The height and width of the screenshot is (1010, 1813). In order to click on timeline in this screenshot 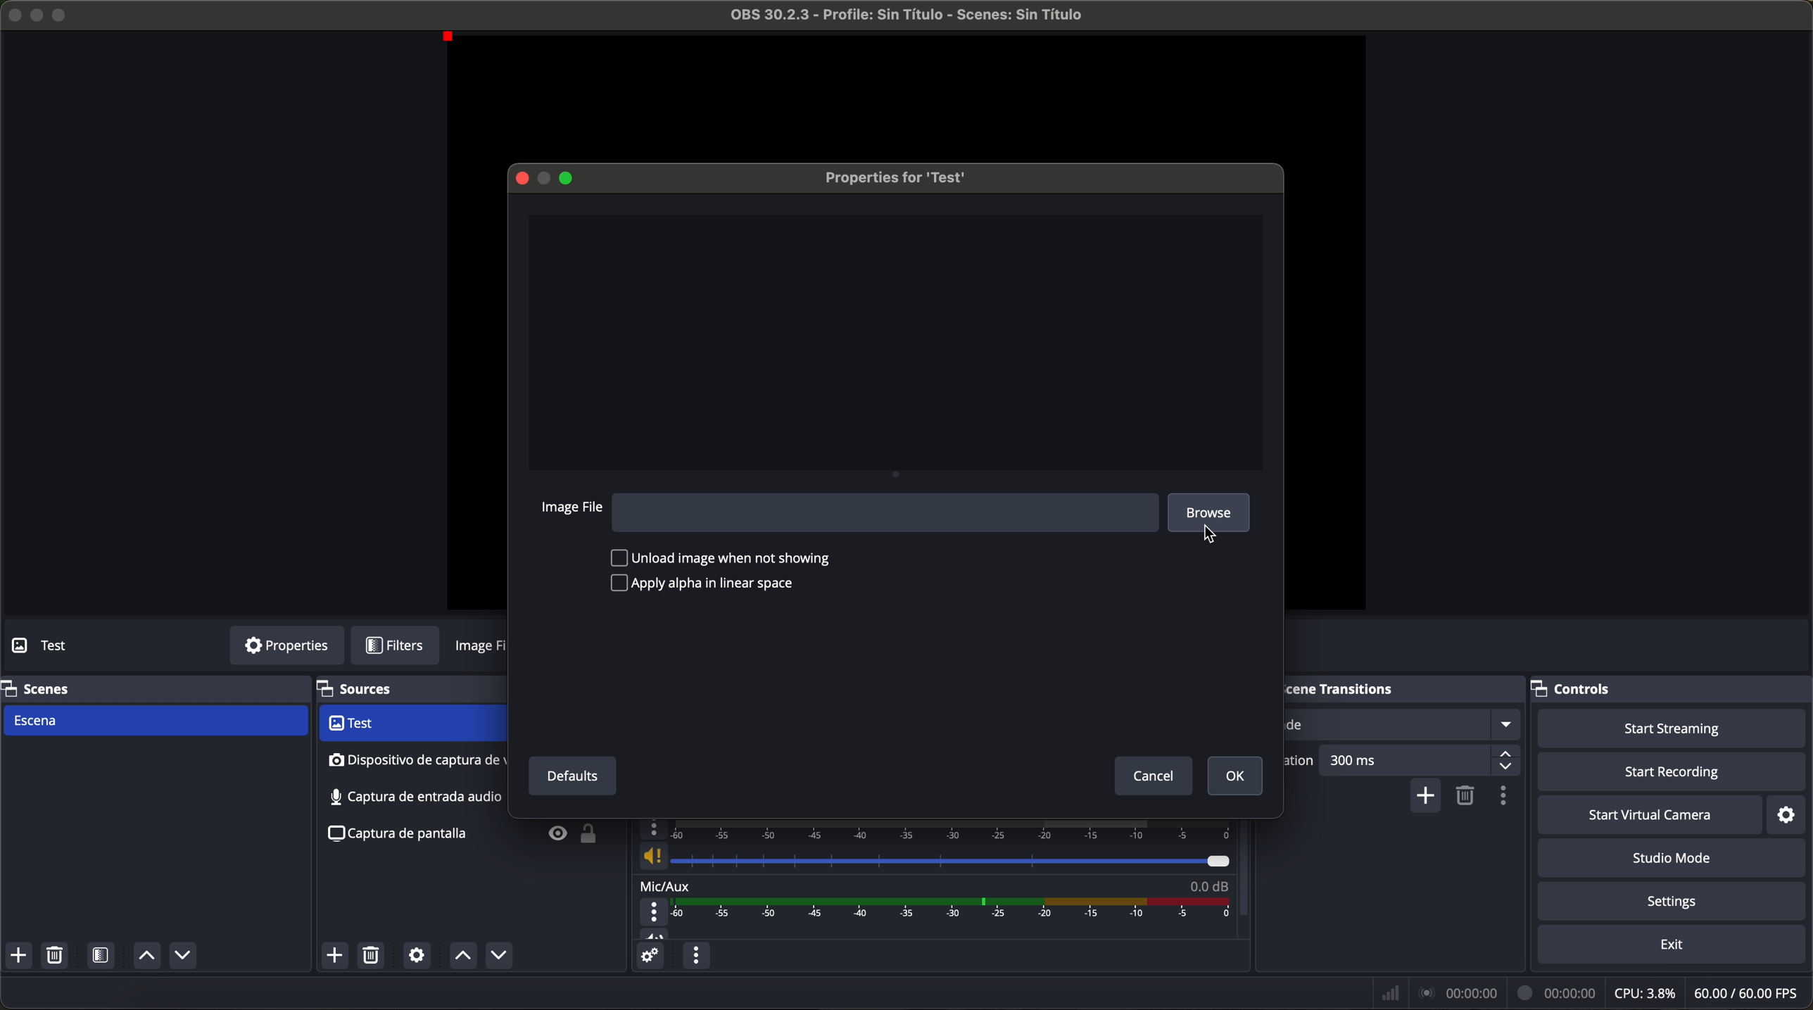, I will do `click(956, 909)`.